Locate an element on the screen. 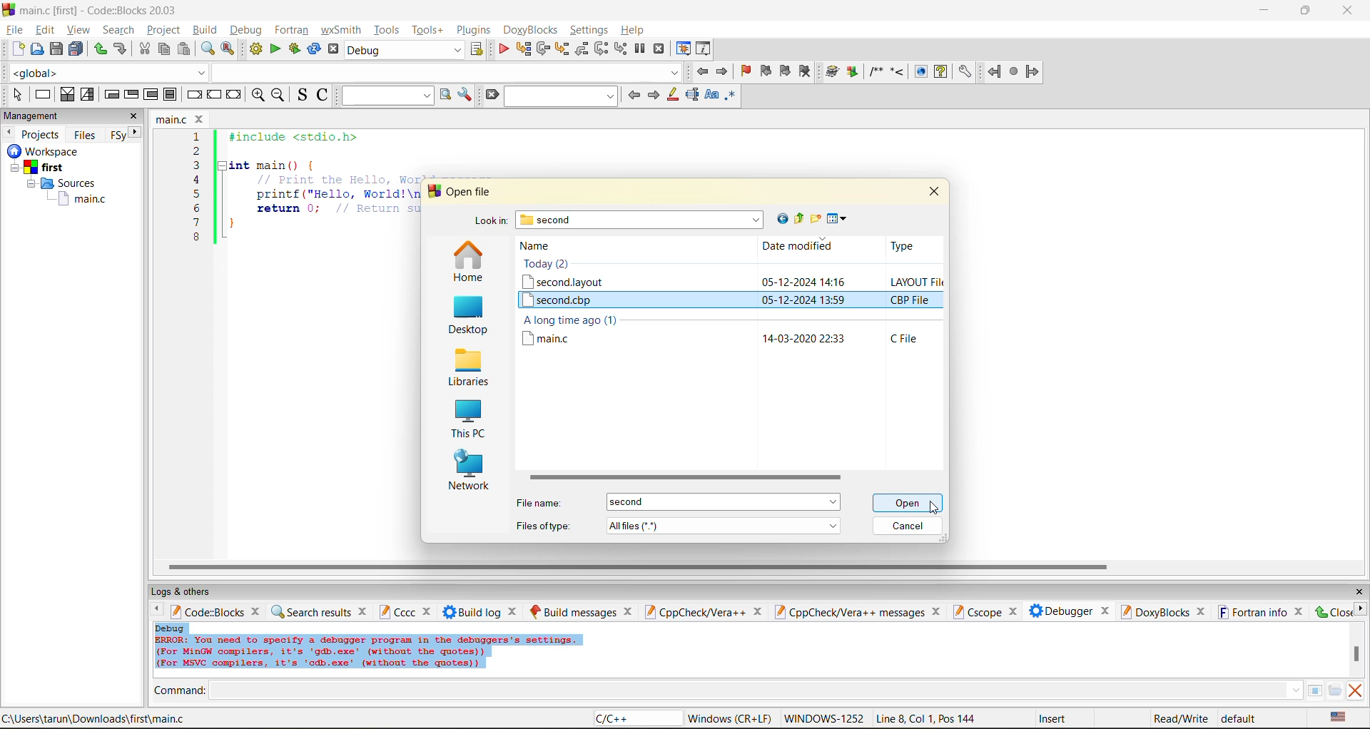  rebuild is located at coordinates (314, 49).